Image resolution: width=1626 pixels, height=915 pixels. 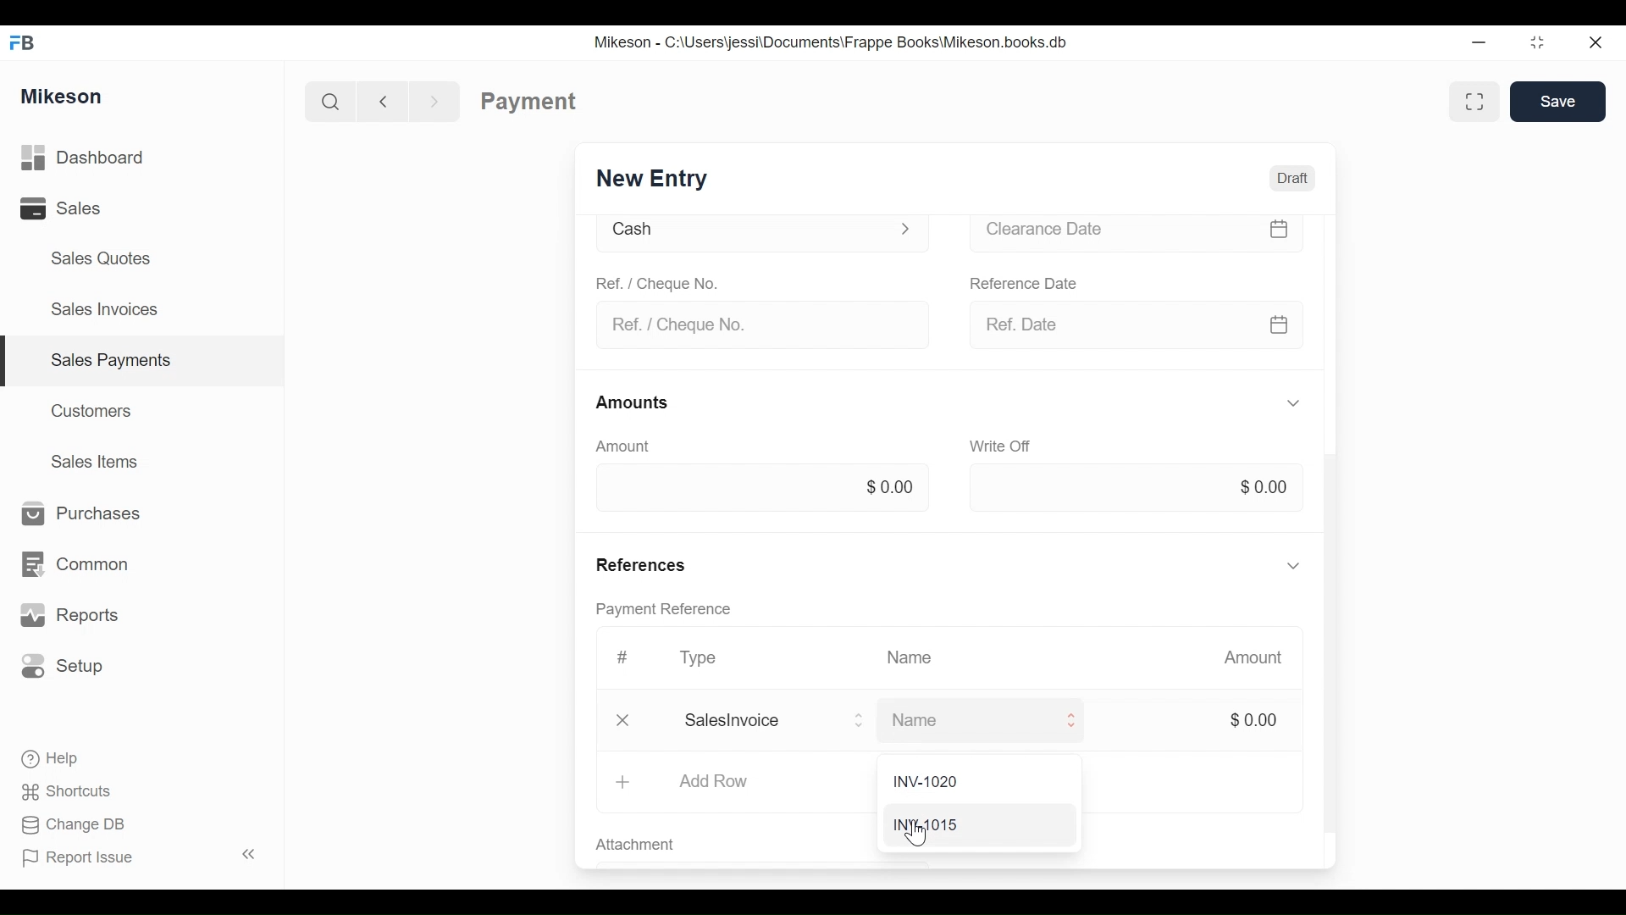 What do you see at coordinates (1561, 103) in the screenshot?
I see `Save` at bounding box center [1561, 103].